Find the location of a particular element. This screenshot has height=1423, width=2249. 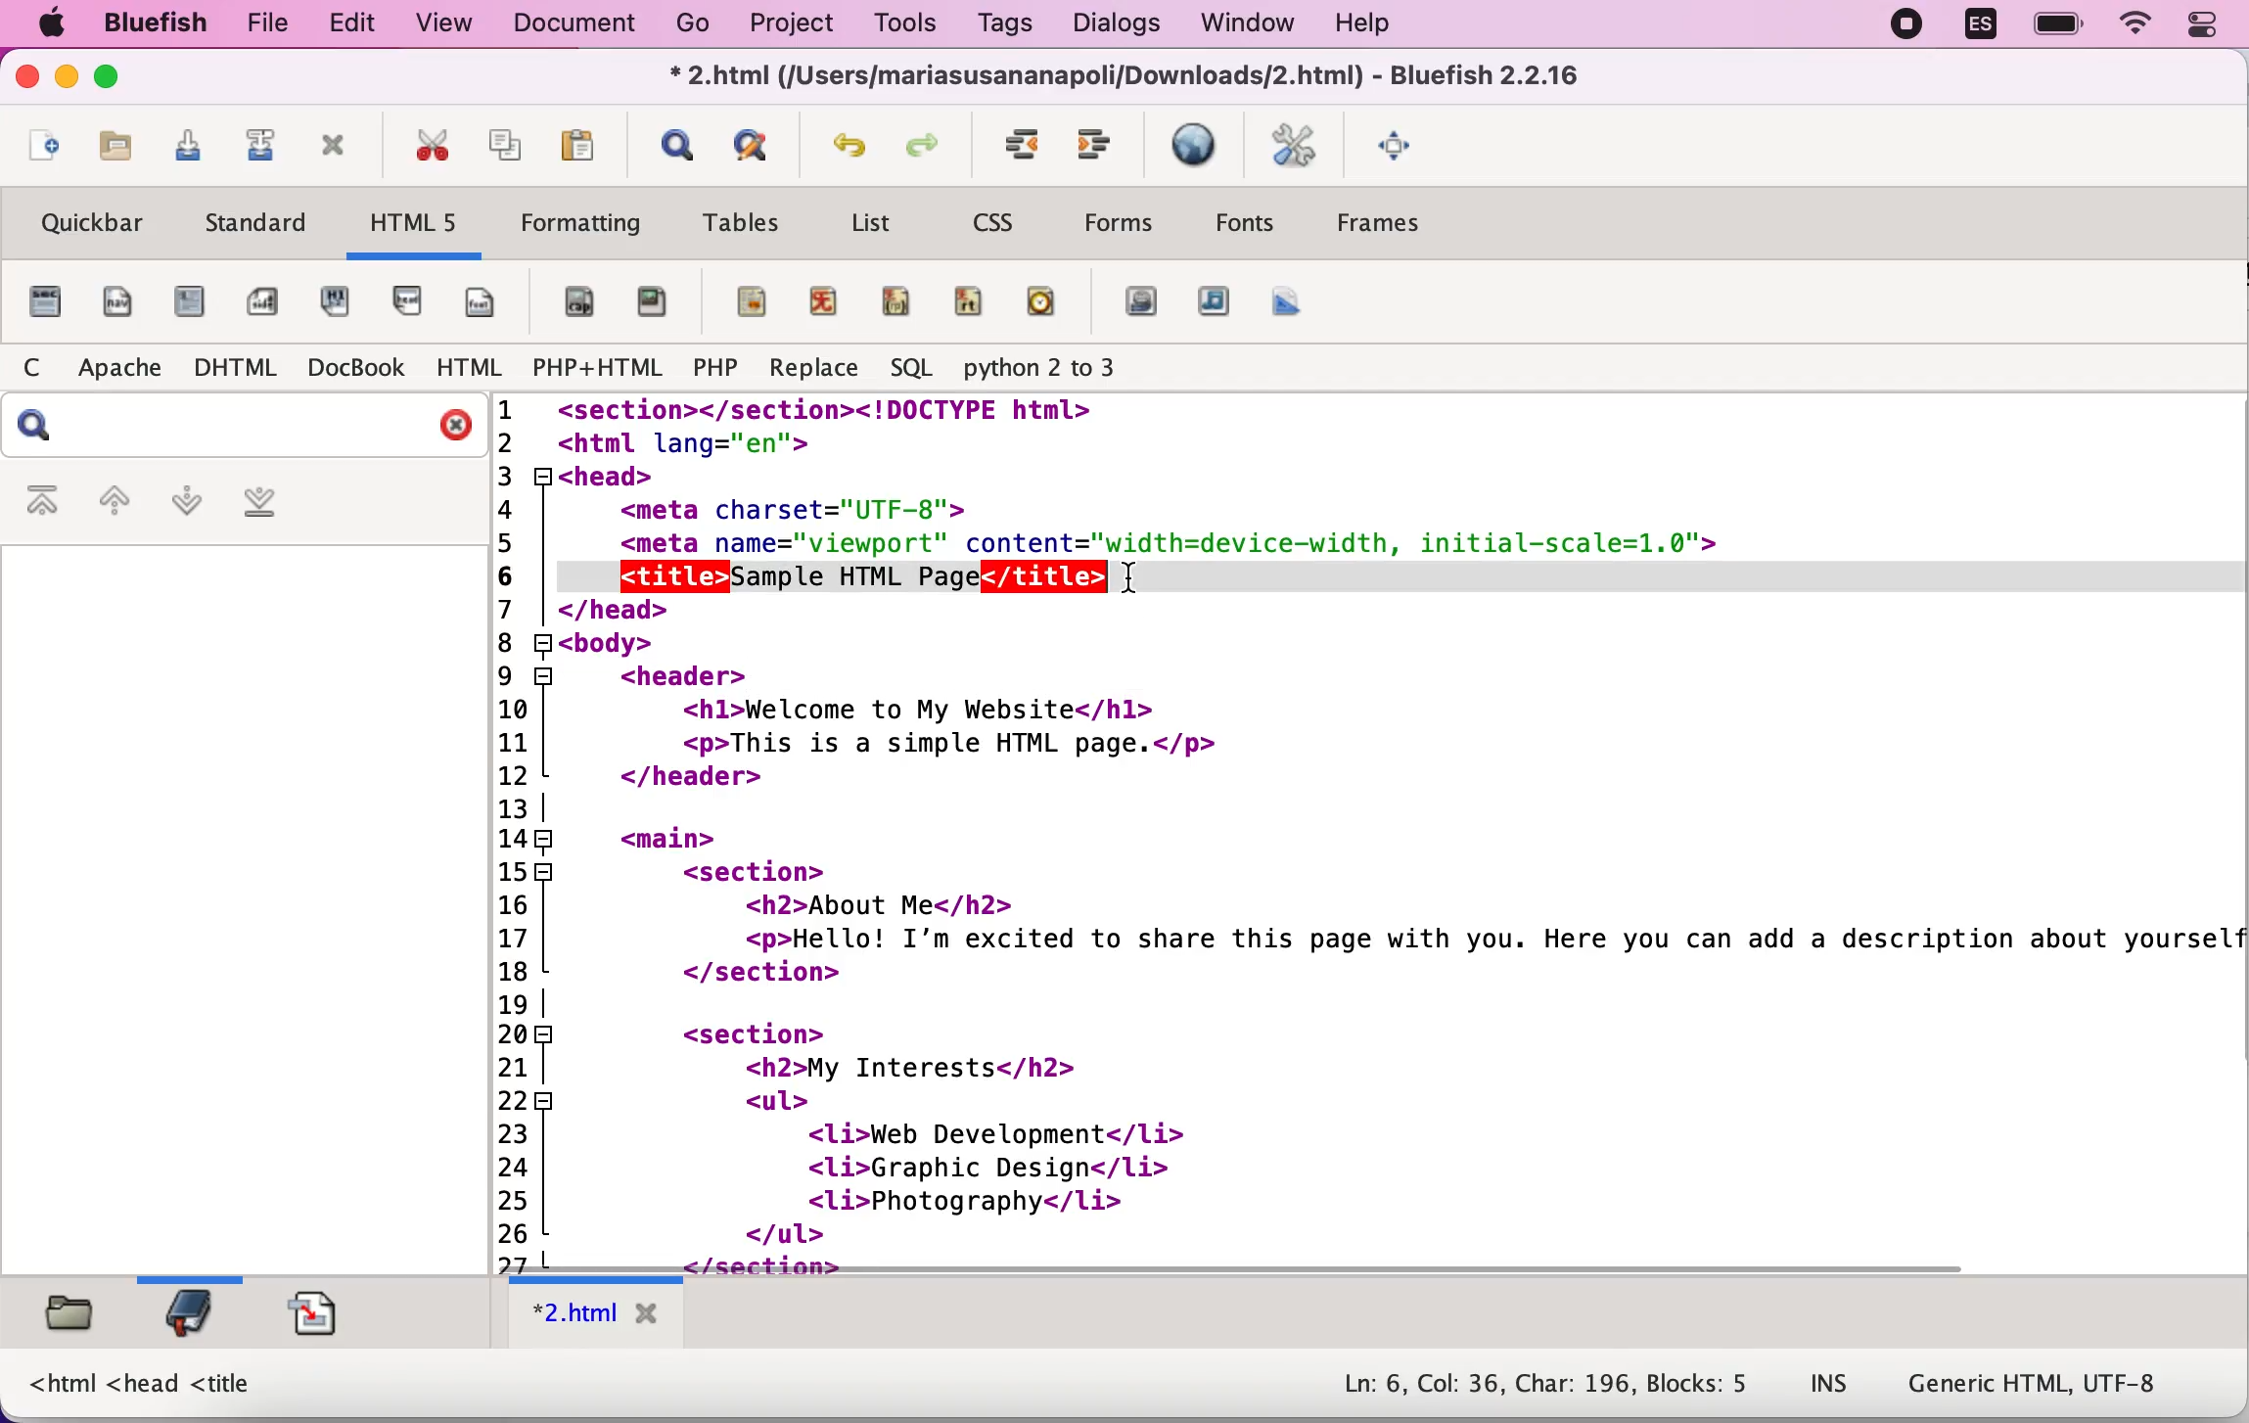

tables is located at coordinates (745, 221).